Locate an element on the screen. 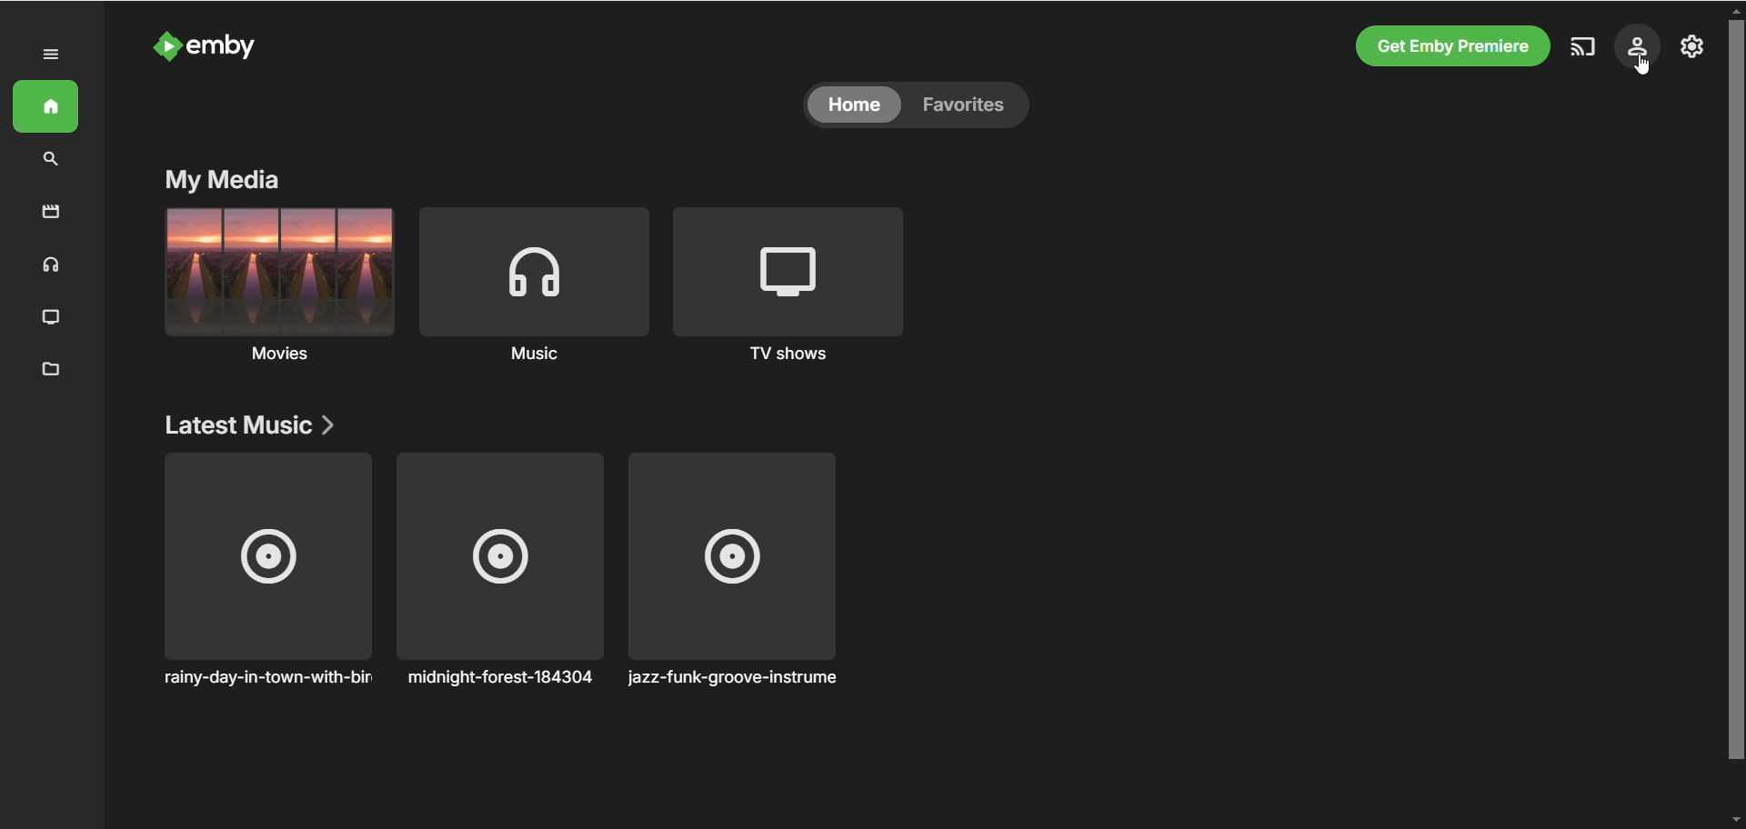 This screenshot has height=829, width=1746. Music is located at coordinates (541, 363).